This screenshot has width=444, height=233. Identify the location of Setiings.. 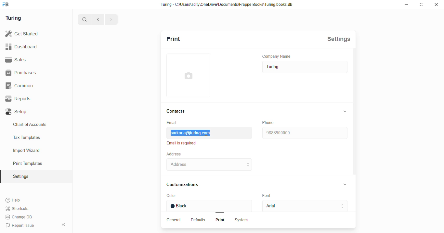
(36, 177).